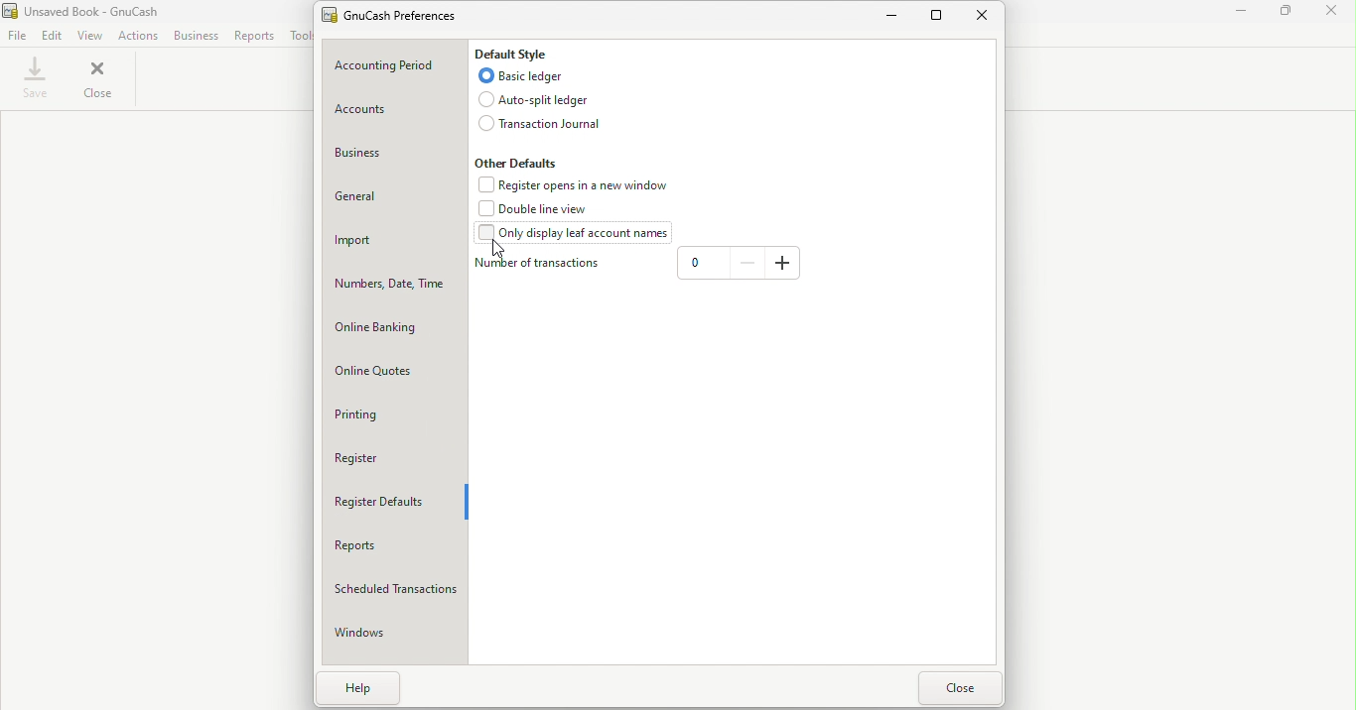  What do you see at coordinates (395, 629) in the screenshot?
I see `Windows` at bounding box center [395, 629].